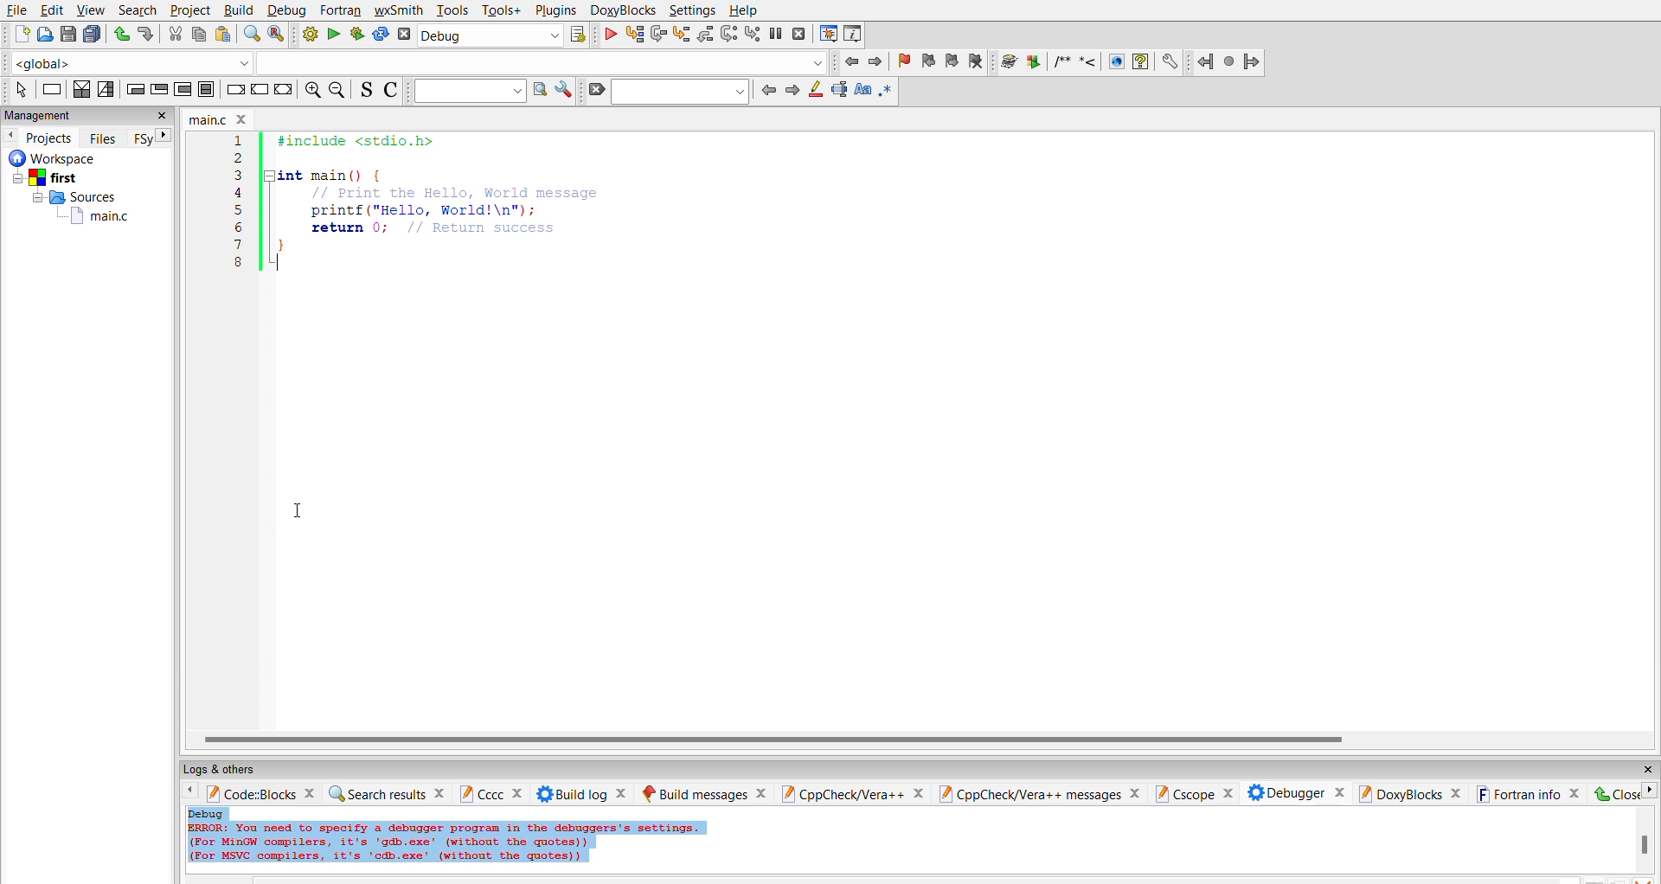  Describe the element at coordinates (277, 34) in the screenshot. I see `replace` at that location.